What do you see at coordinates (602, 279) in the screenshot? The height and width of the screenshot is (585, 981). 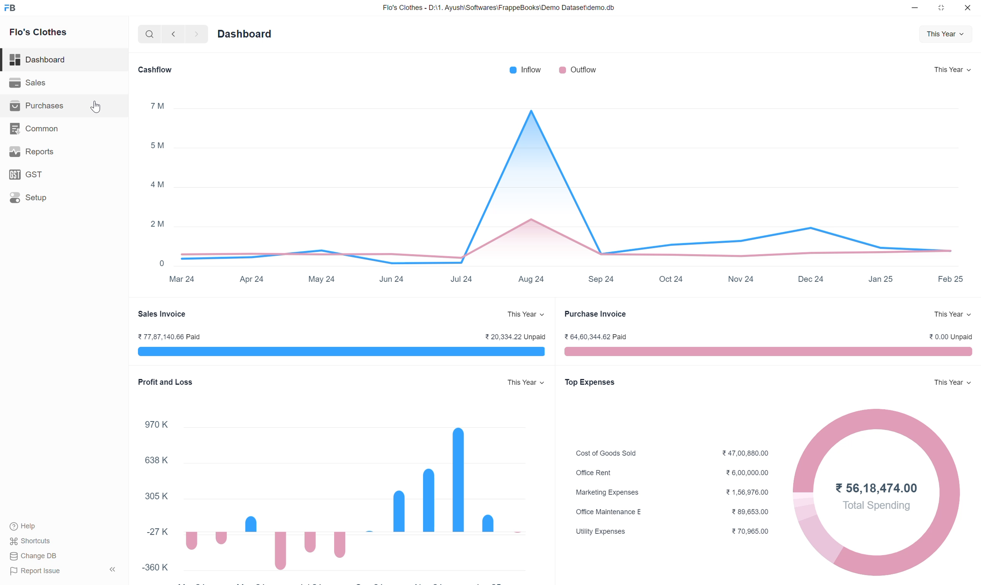 I see `Sep 24` at bounding box center [602, 279].